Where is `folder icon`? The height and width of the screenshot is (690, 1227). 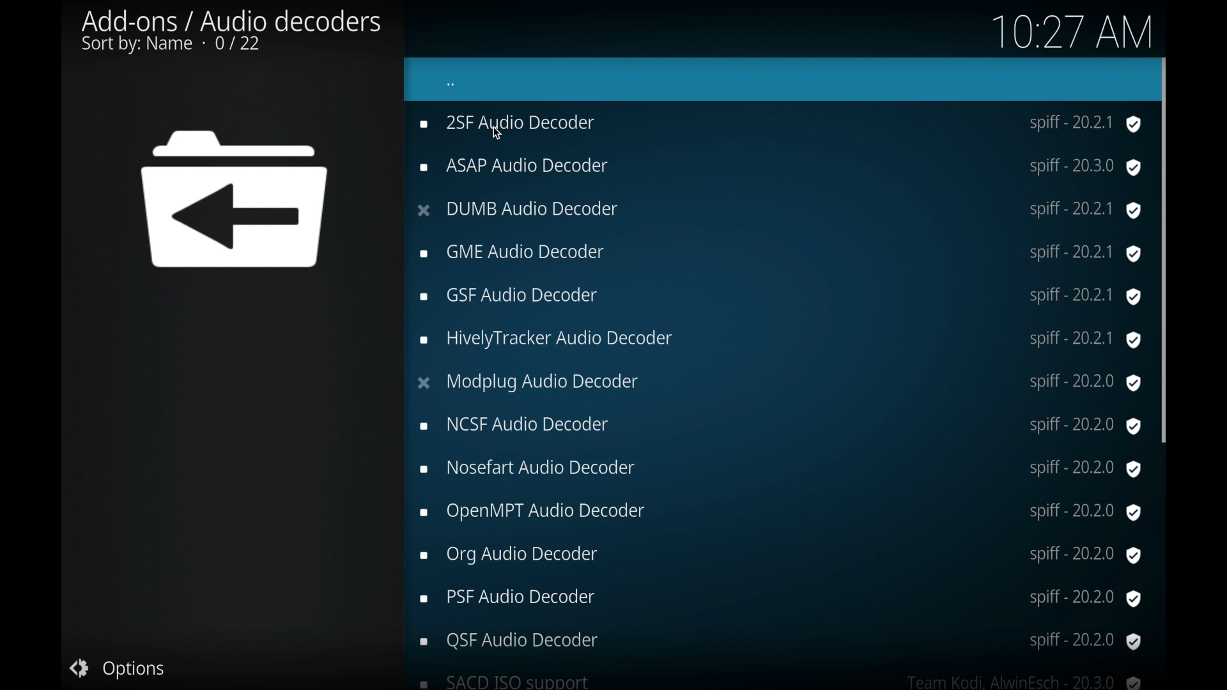
folder icon is located at coordinates (237, 201).